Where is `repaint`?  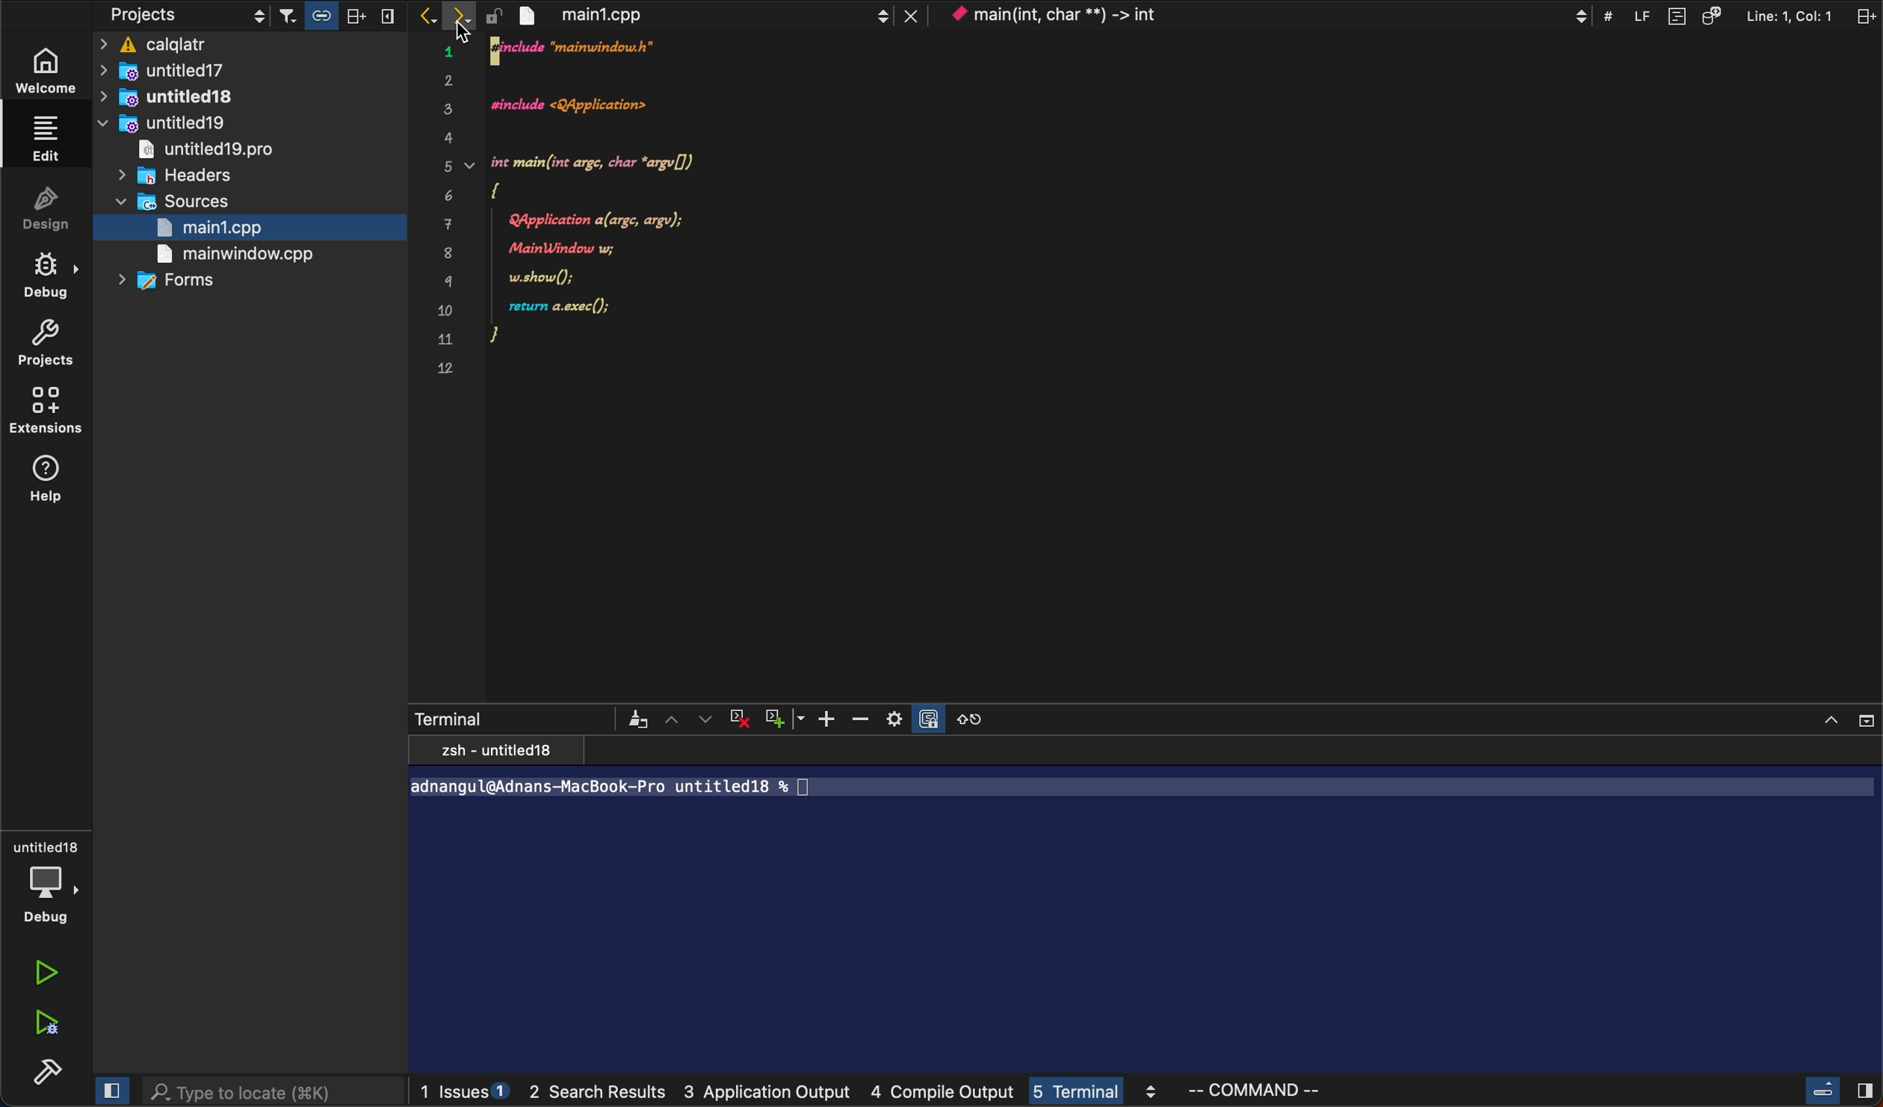 repaint is located at coordinates (637, 719).